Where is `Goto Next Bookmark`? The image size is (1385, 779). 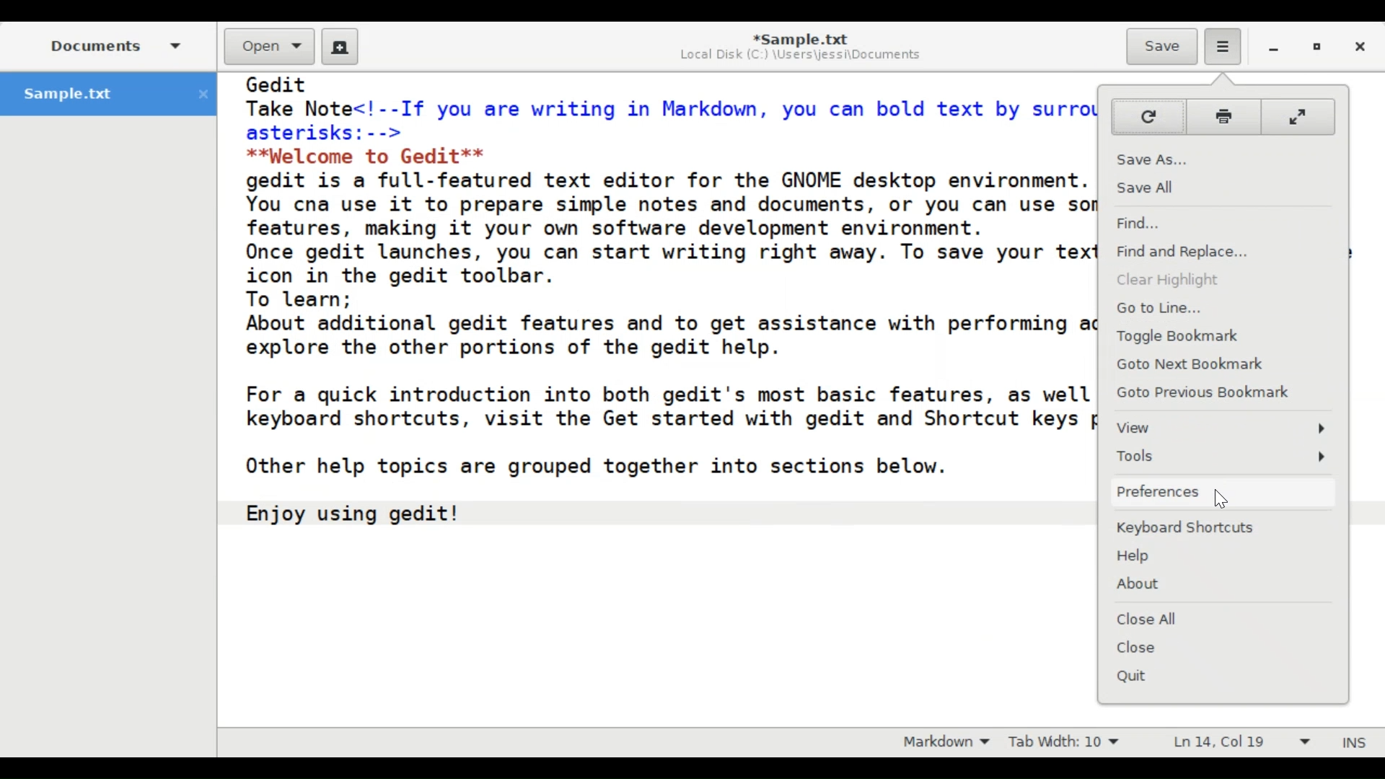
Goto Next Bookmark is located at coordinates (1224, 364).